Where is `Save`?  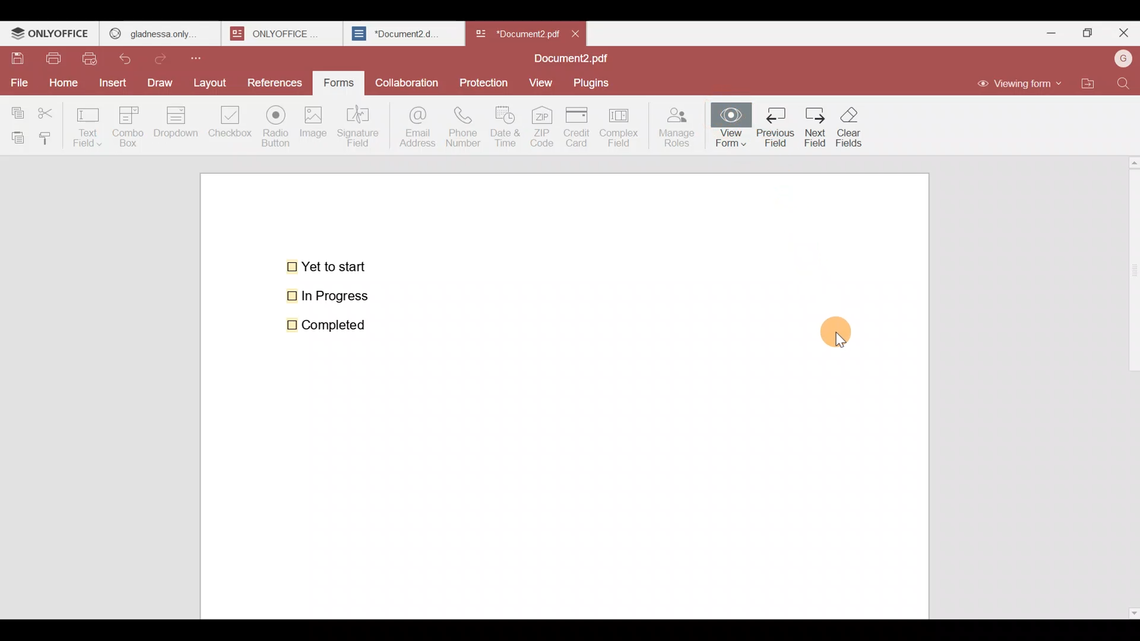 Save is located at coordinates (17, 59).